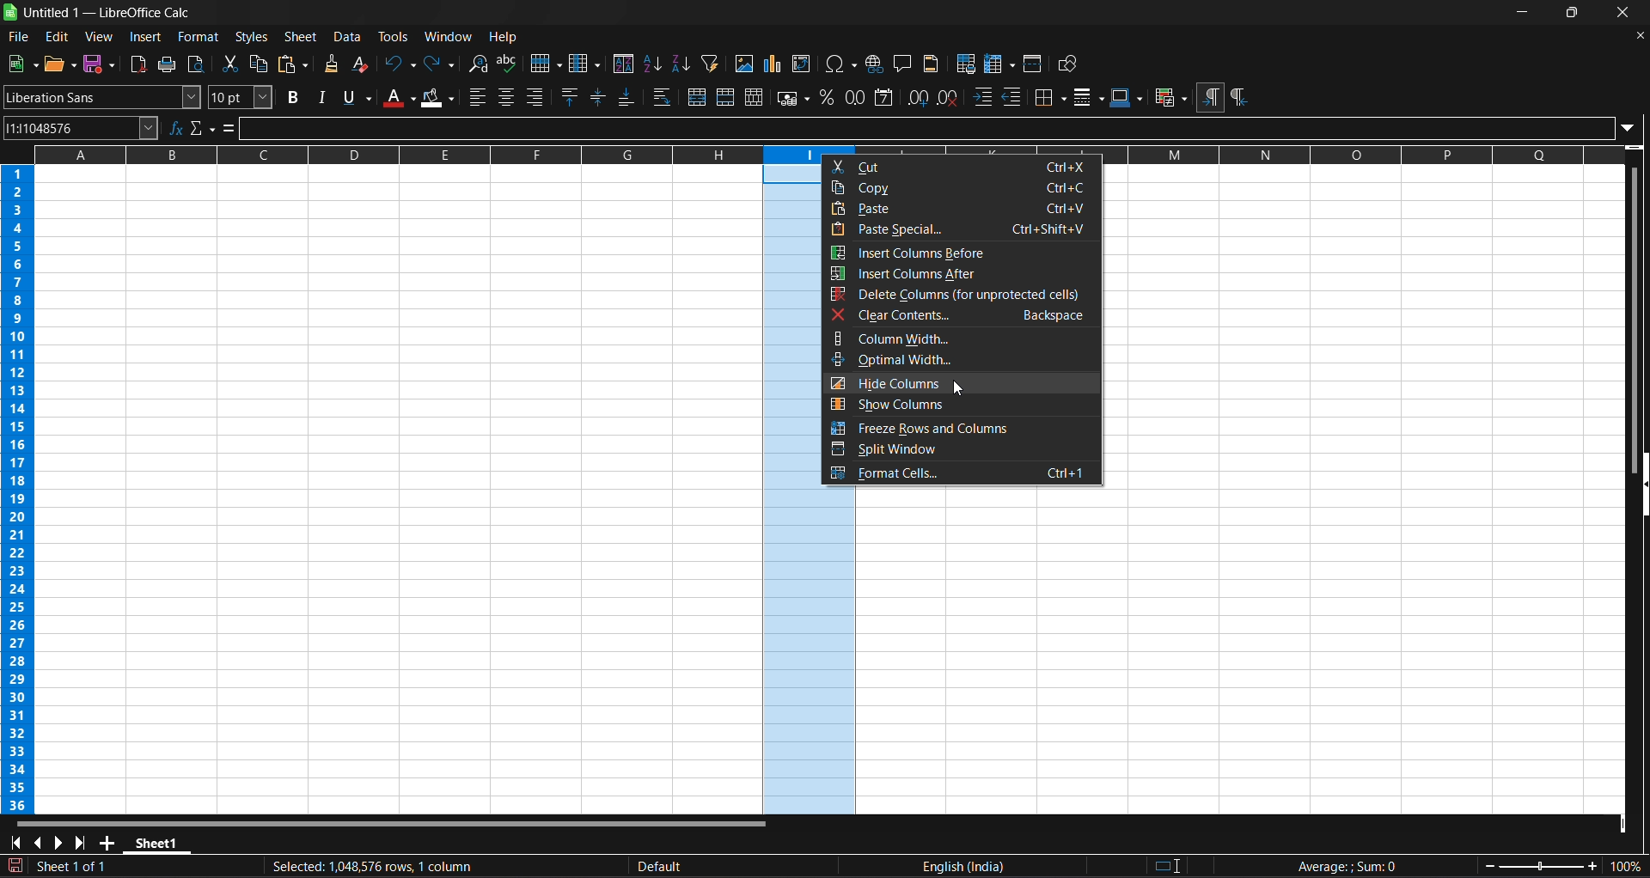 This screenshot has height=878, width=1650. I want to click on unmerge cells, so click(755, 98).